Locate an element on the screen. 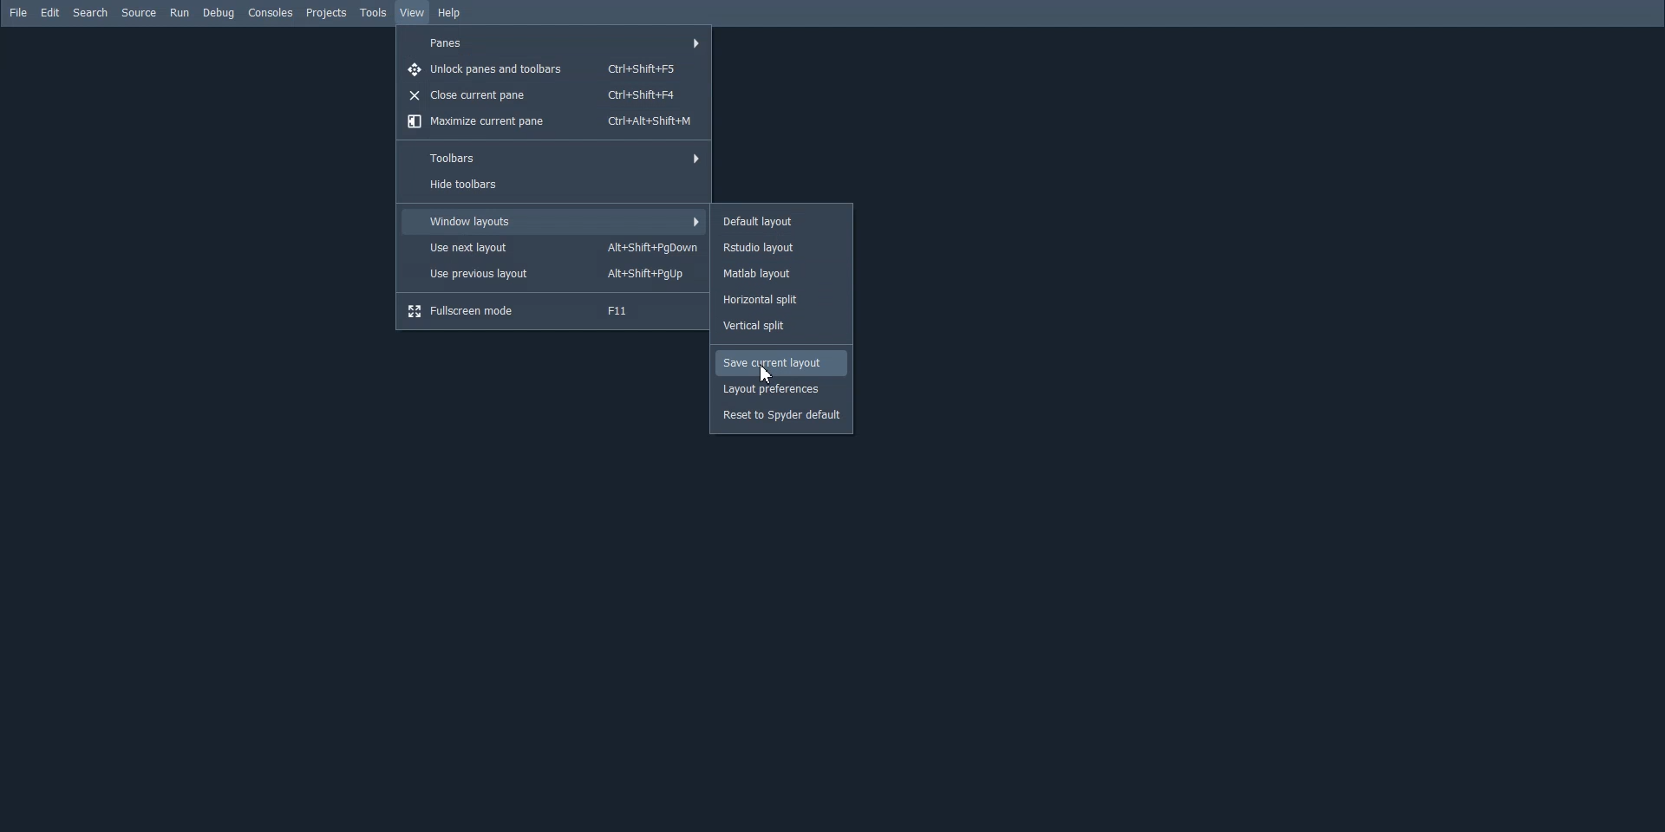 This screenshot has width=1665, height=832. Help is located at coordinates (451, 14).